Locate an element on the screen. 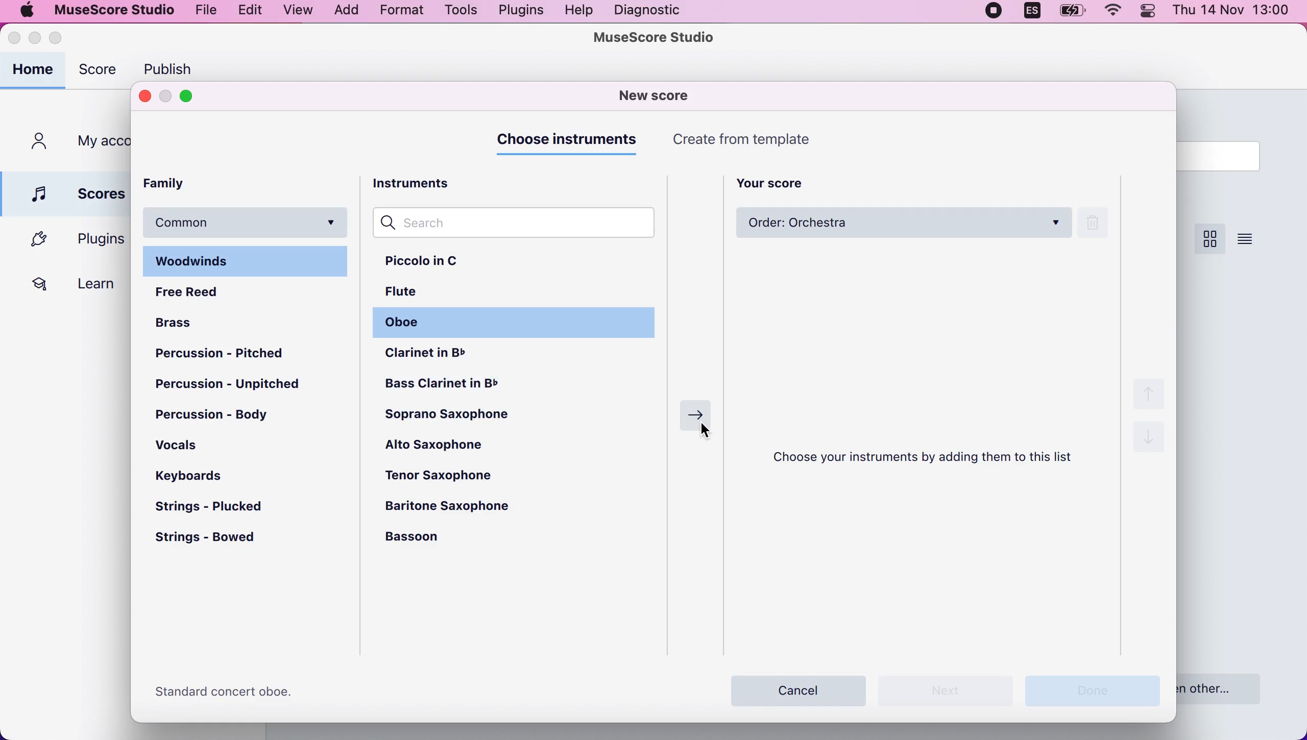 This screenshot has width=1307, height=740. your score is located at coordinates (779, 182).